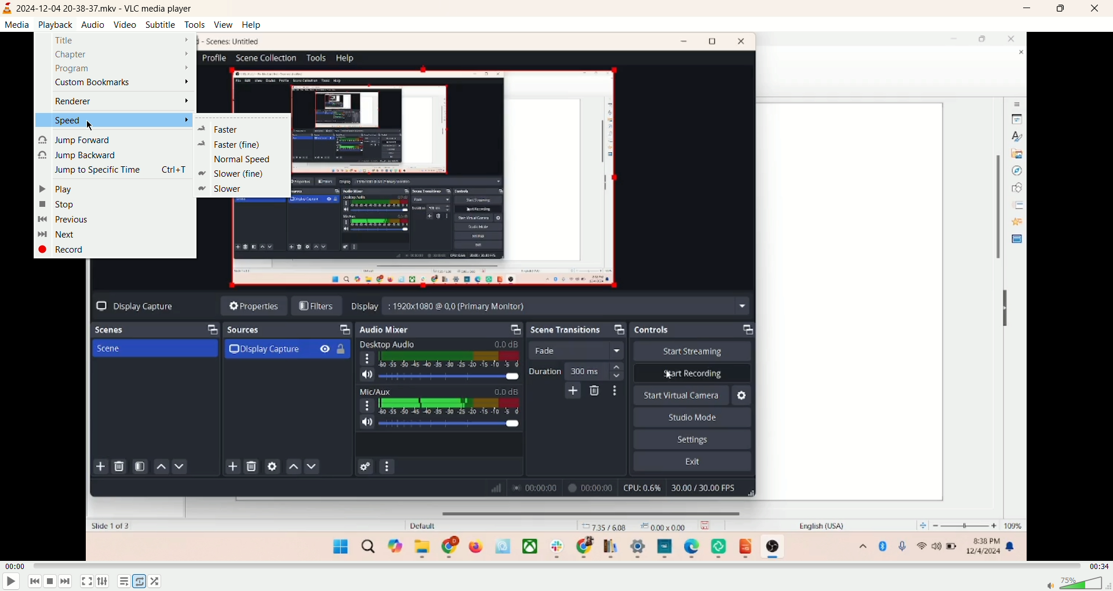  I want to click on Cursor, so click(90, 125).